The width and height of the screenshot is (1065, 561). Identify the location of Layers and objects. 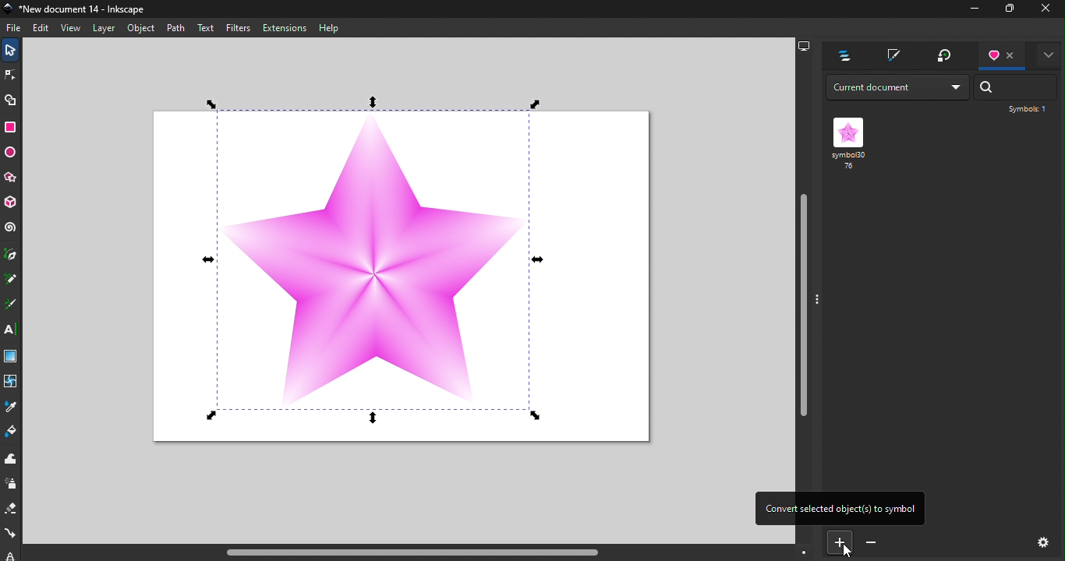
(840, 55).